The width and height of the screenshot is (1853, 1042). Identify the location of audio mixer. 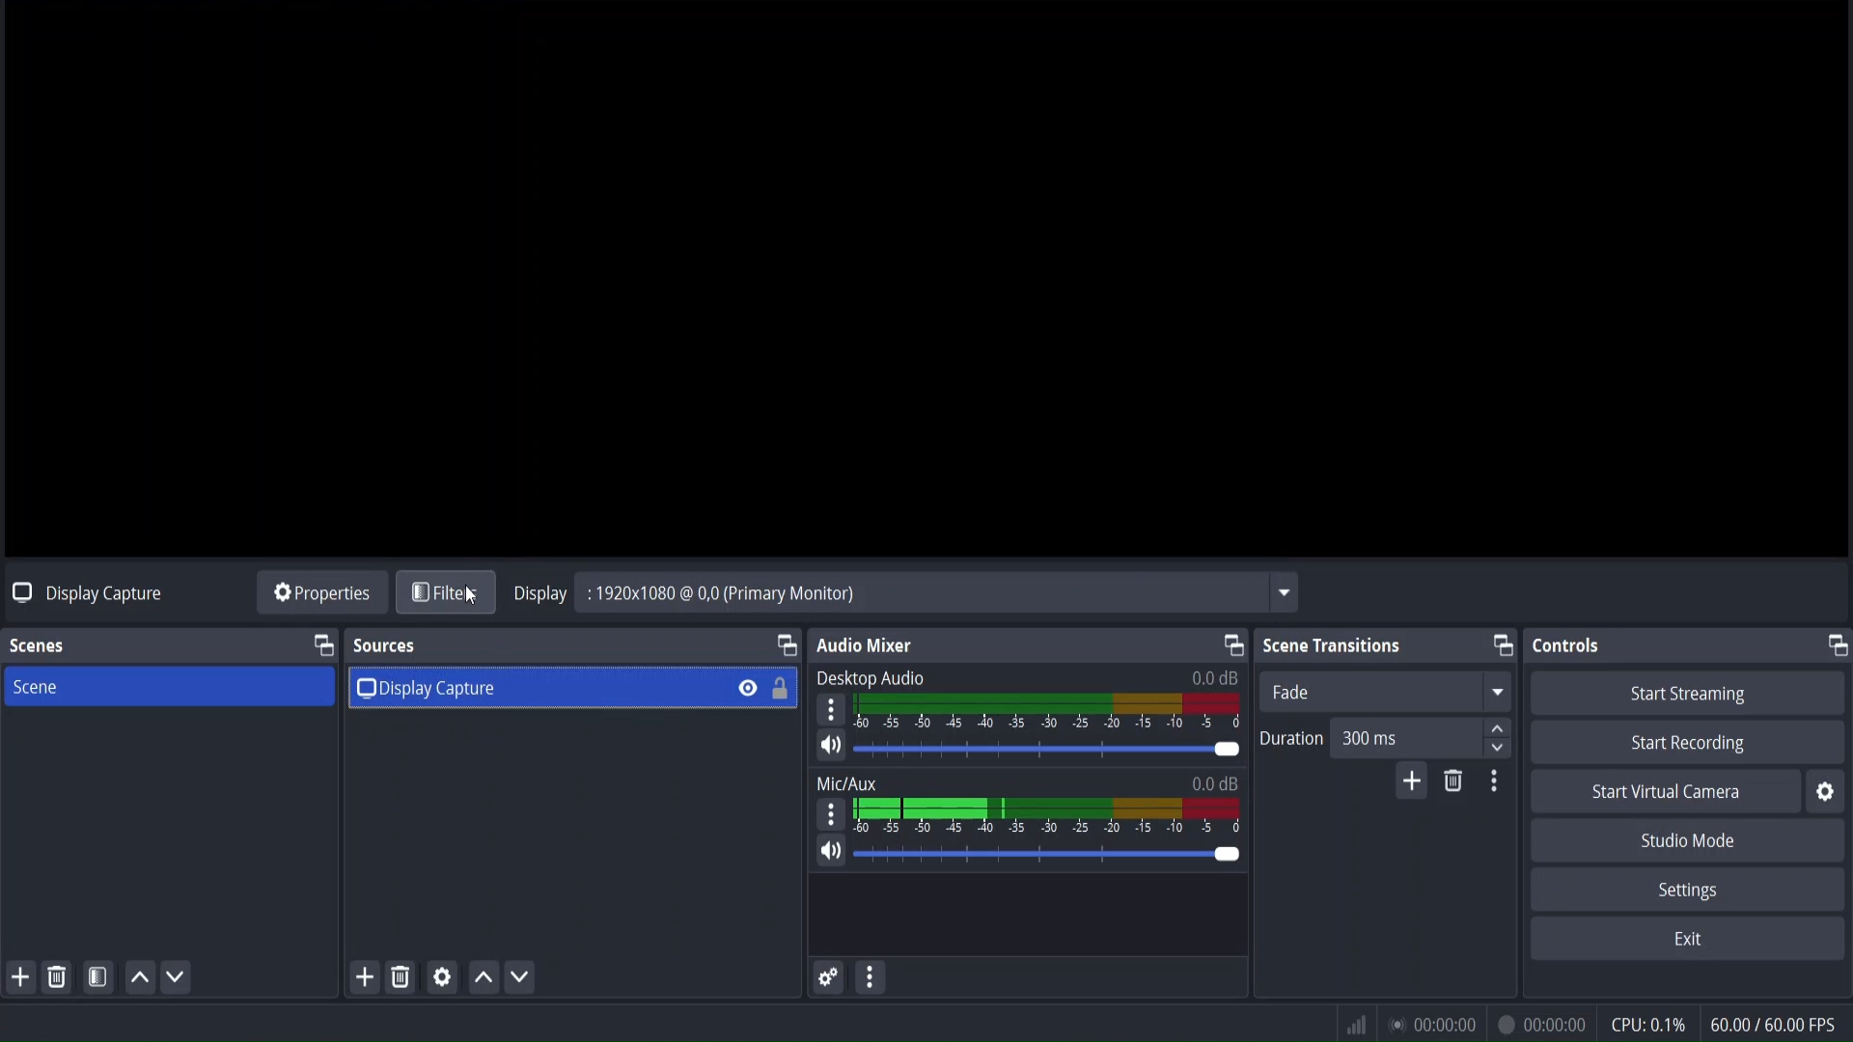
(864, 644).